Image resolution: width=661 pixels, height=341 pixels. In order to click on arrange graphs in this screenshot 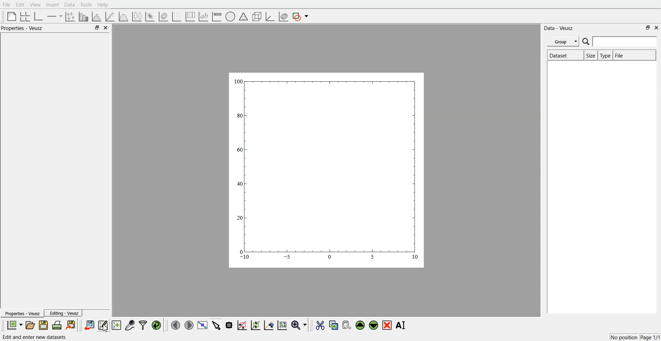, I will do `click(24, 16)`.